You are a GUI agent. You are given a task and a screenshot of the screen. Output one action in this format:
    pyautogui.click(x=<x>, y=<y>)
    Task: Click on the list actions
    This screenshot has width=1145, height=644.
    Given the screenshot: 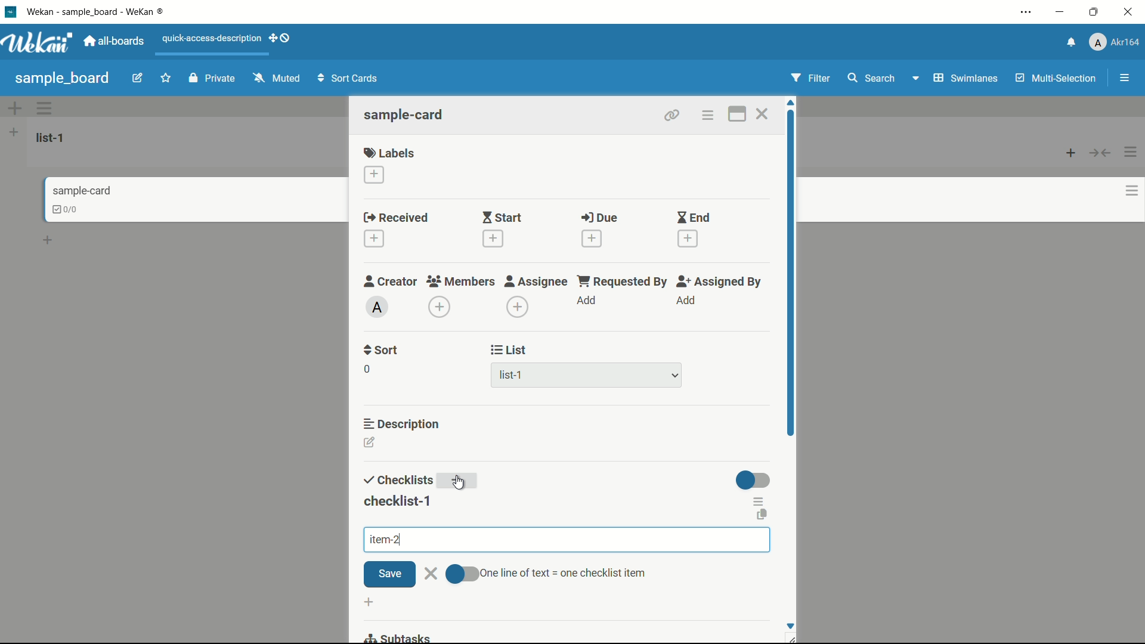 What is the action you would take?
    pyautogui.click(x=1131, y=152)
    